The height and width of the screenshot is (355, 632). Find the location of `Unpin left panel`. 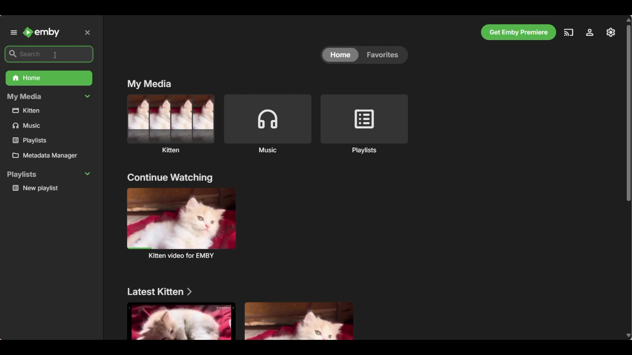

Unpin left panel is located at coordinates (13, 33).